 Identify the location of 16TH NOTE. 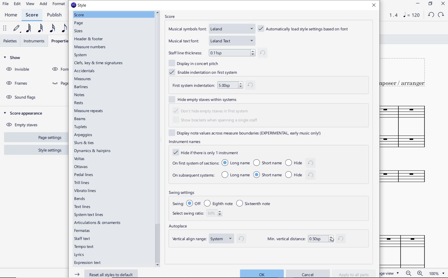
(52, 28).